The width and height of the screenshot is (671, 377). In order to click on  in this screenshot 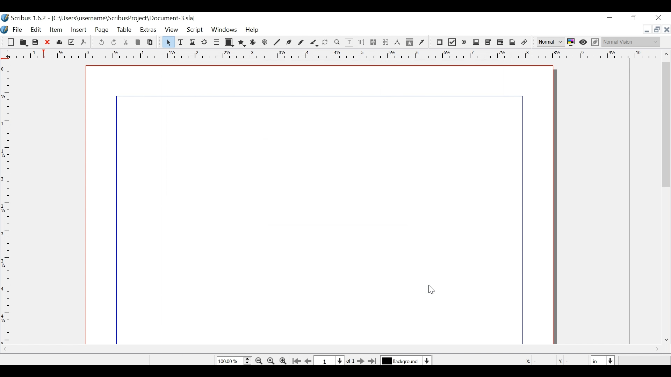, I will do `click(427, 360)`.